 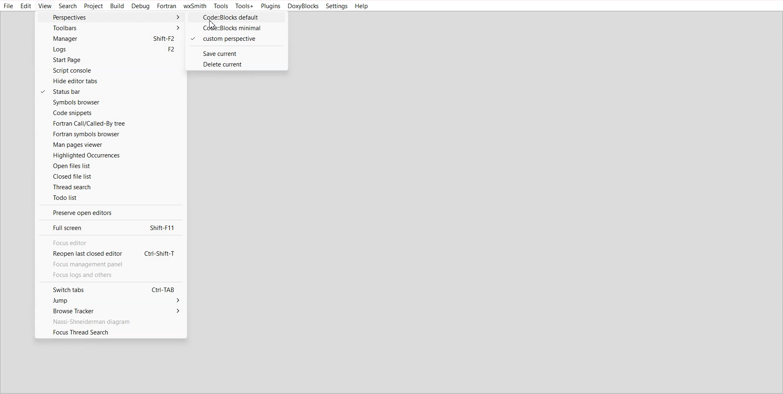 What do you see at coordinates (303, 7) in the screenshot?
I see `DoxyBlocks` at bounding box center [303, 7].